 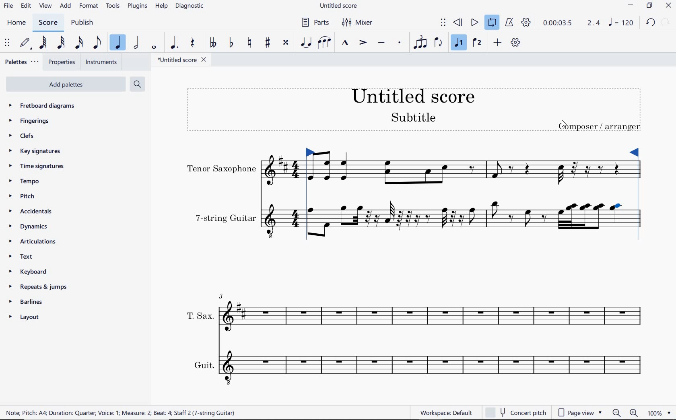 I want to click on zoom factor, so click(x=656, y=413).